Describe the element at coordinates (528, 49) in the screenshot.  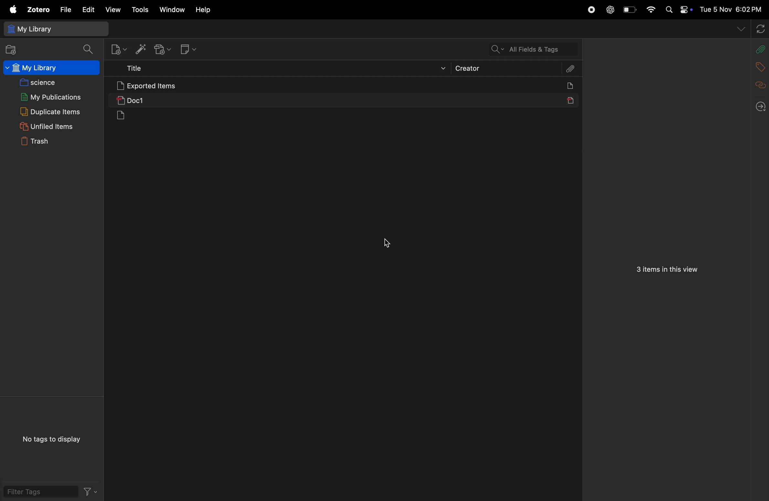
I see `search tags` at that location.